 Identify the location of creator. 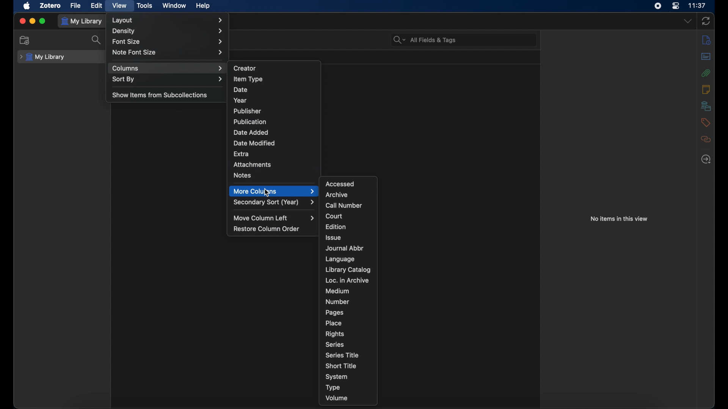
(245, 67).